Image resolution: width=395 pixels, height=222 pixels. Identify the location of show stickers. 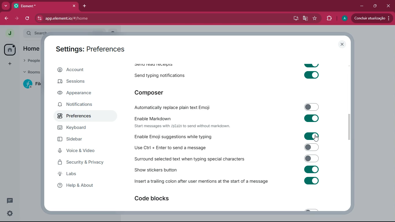
(234, 170).